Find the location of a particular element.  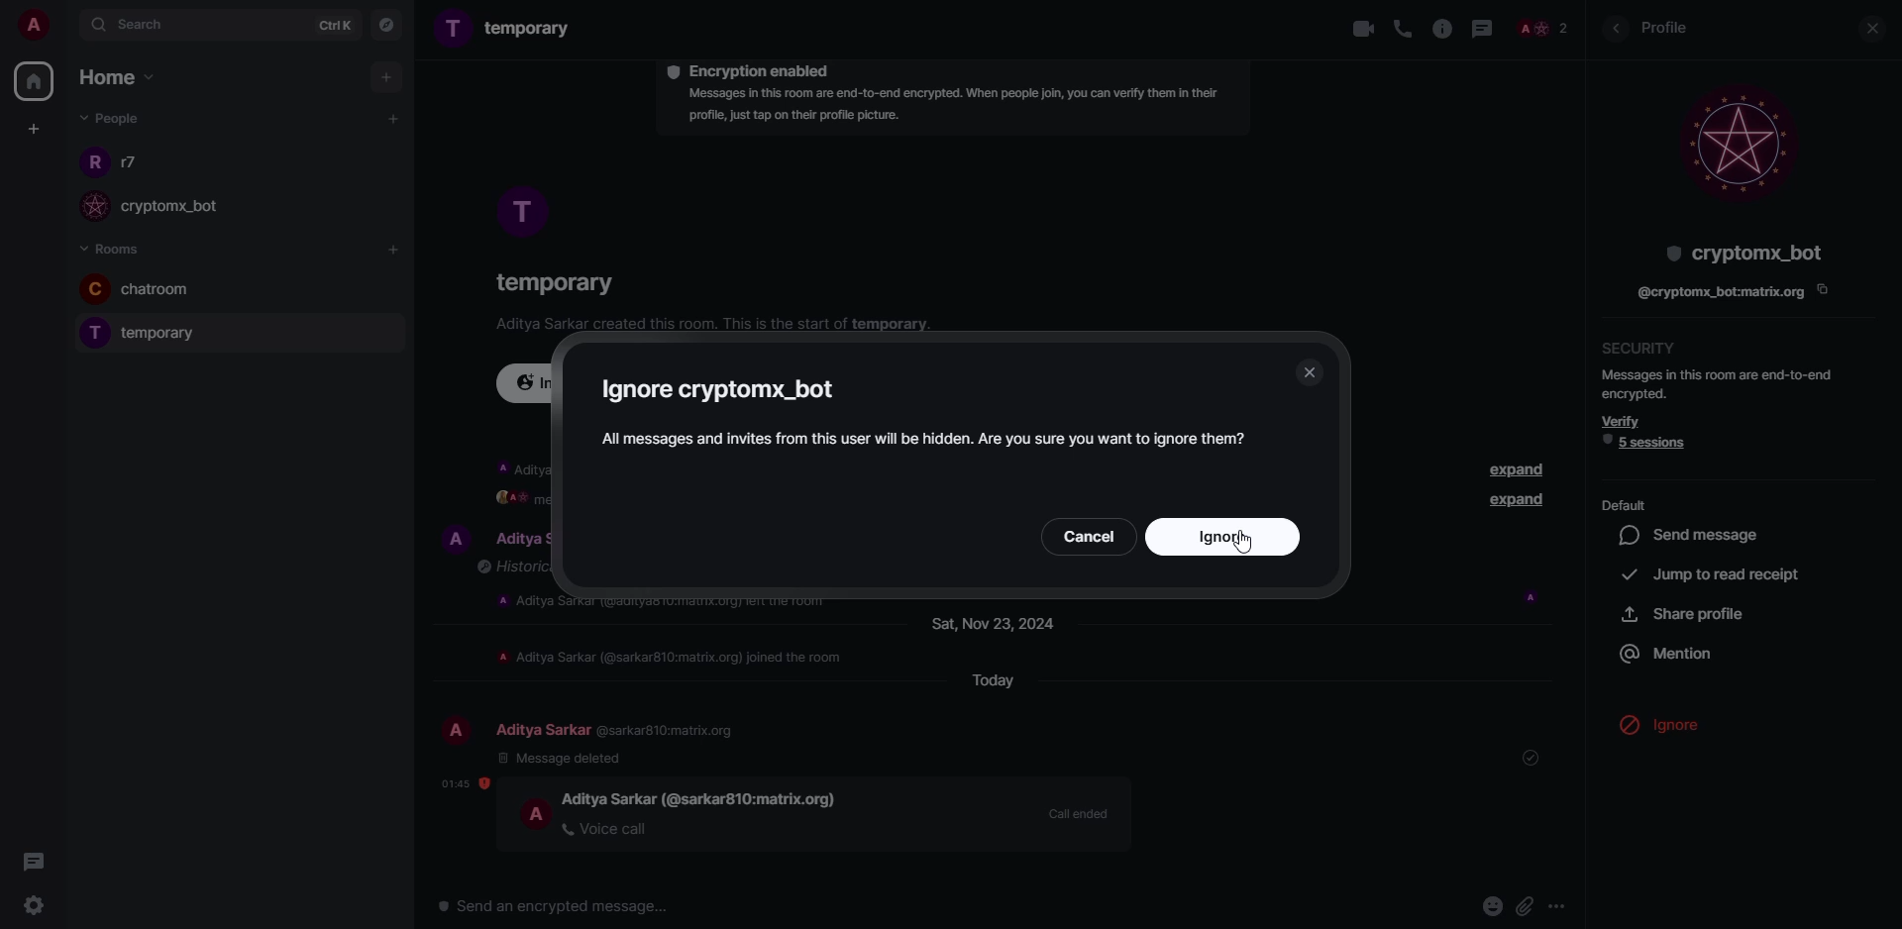

add is located at coordinates (386, 78).